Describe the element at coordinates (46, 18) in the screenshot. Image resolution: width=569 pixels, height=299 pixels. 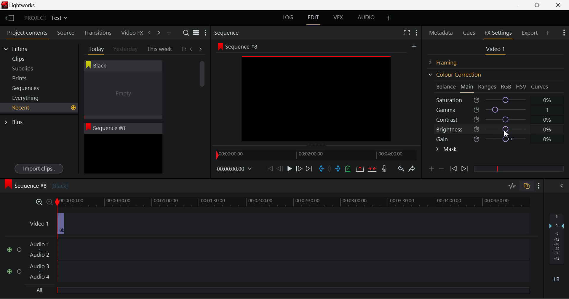
I see `Project Title` at that location.